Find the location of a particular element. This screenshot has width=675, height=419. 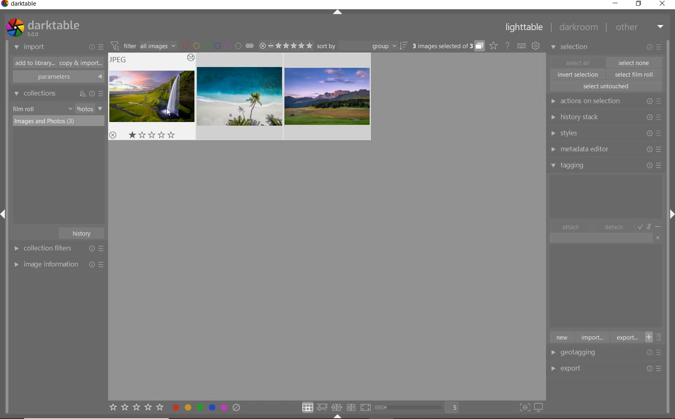

select one is located at coordinates (634, 62).